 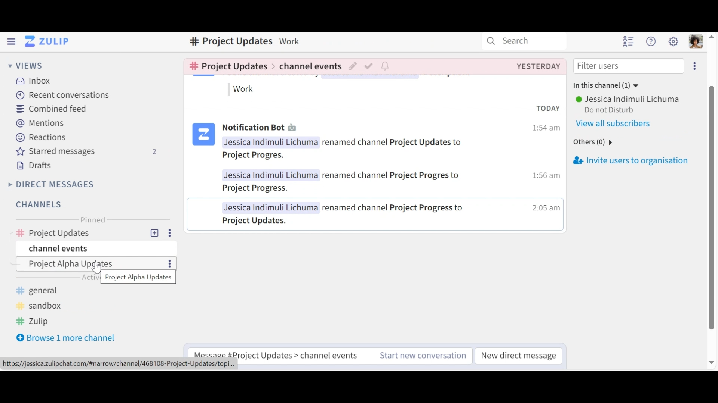 I want to click on logo, so click(x=203, y=135).